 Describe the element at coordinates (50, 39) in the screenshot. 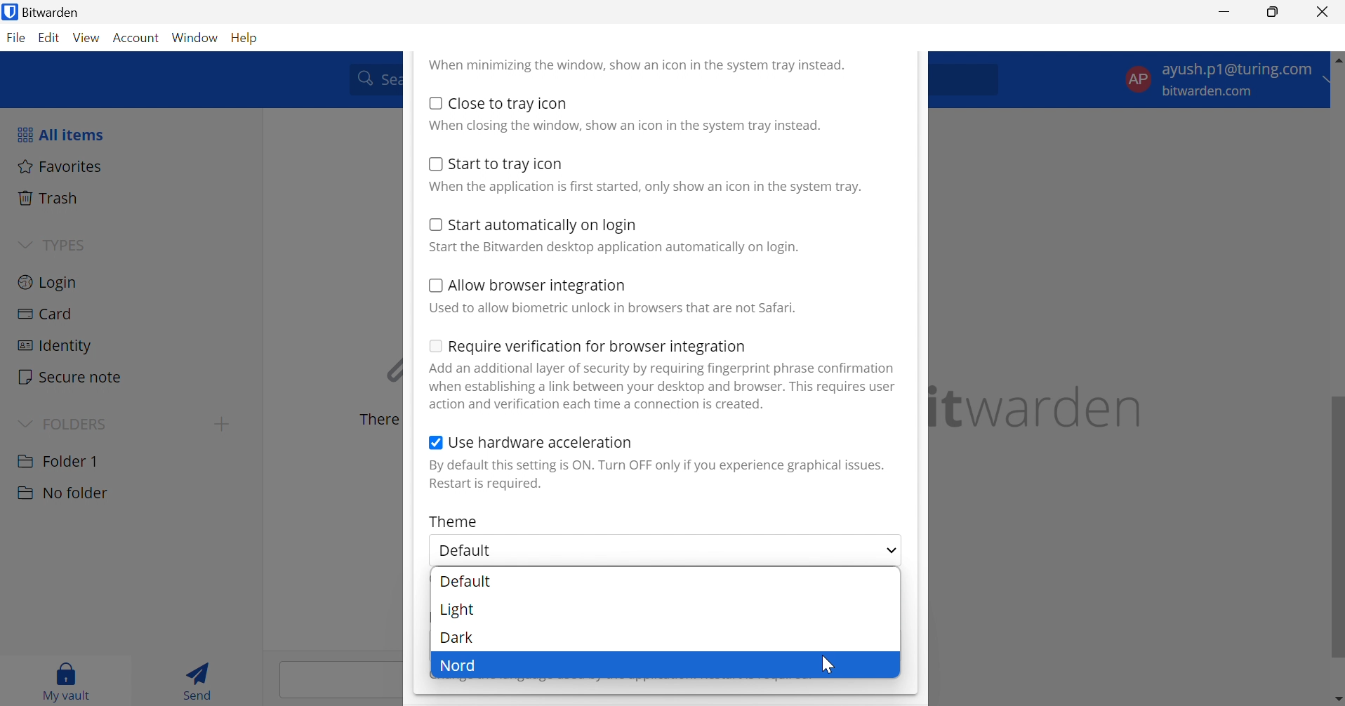

I see `Edit` at that location.